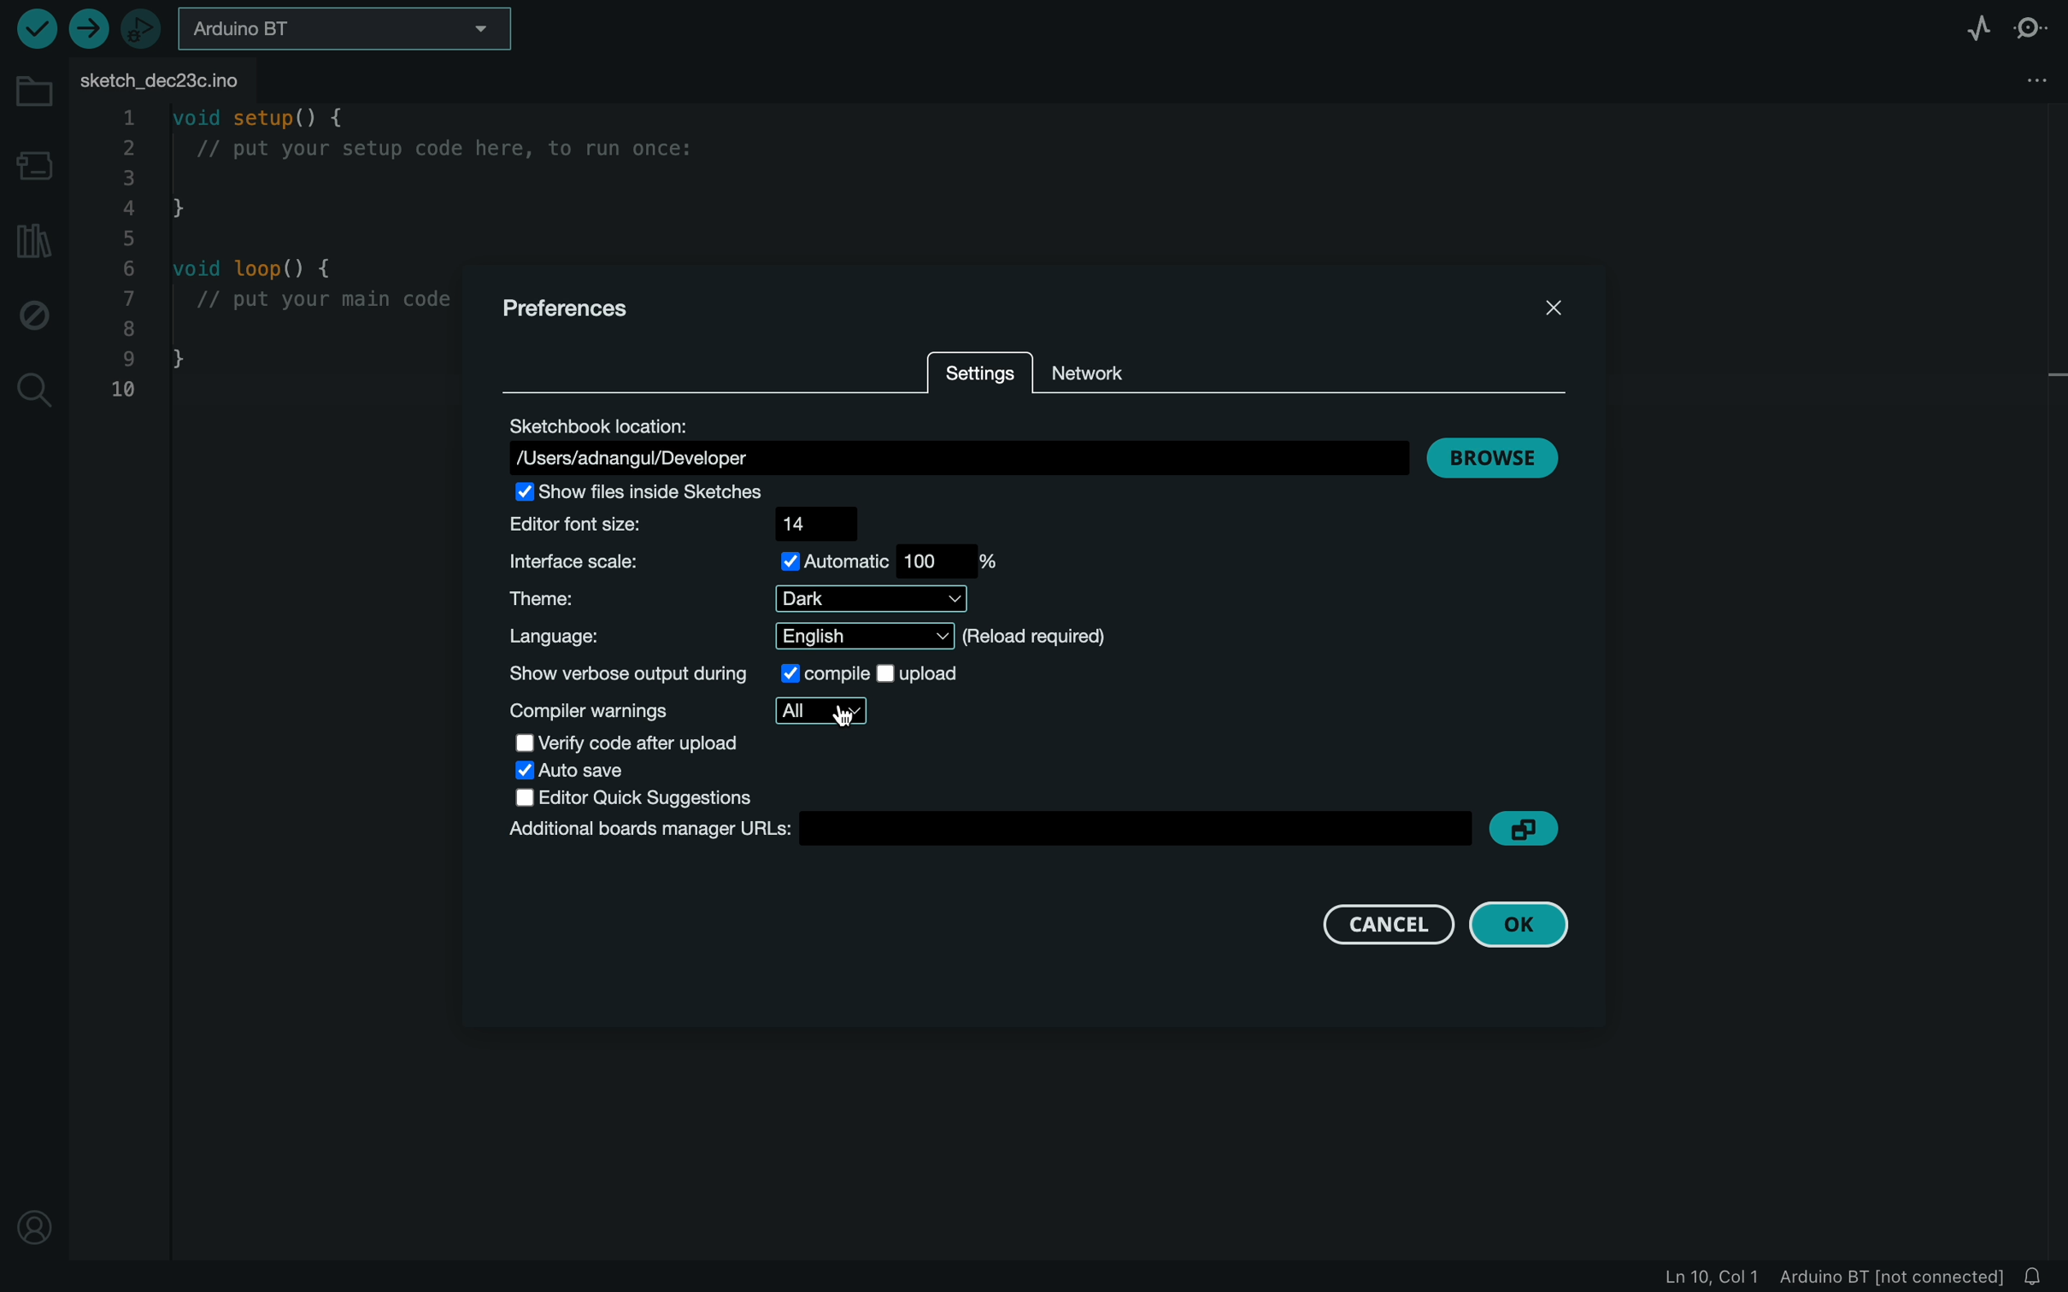  I want to click on interface scale, so click(762, 565).